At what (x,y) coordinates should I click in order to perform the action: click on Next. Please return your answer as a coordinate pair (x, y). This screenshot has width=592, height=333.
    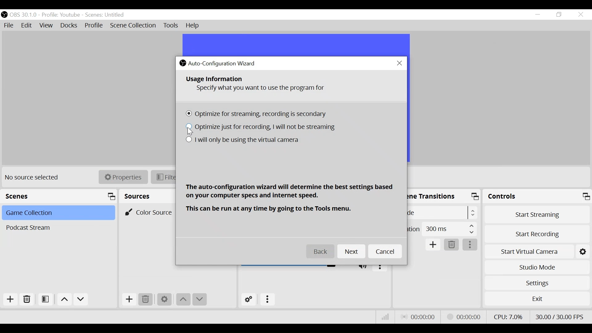
    Looking at the image, I should click on (352, 252).